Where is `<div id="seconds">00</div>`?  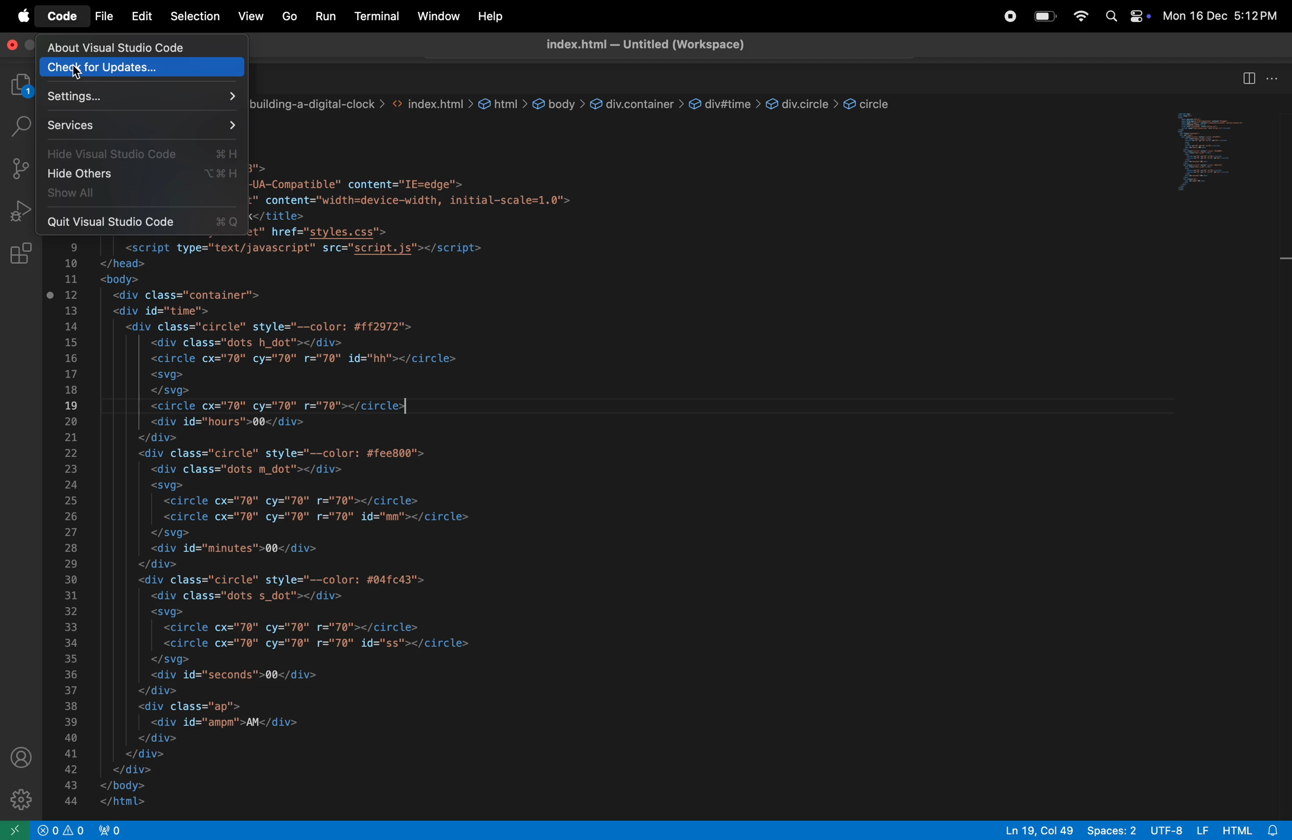 <div id="seconds">00</div> is located at coordinates (237, 675).